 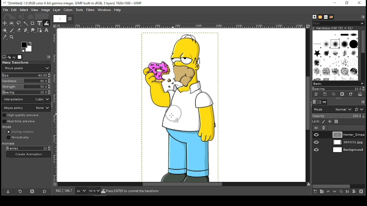 I want to click on spacing, so click(x=338, y=88).